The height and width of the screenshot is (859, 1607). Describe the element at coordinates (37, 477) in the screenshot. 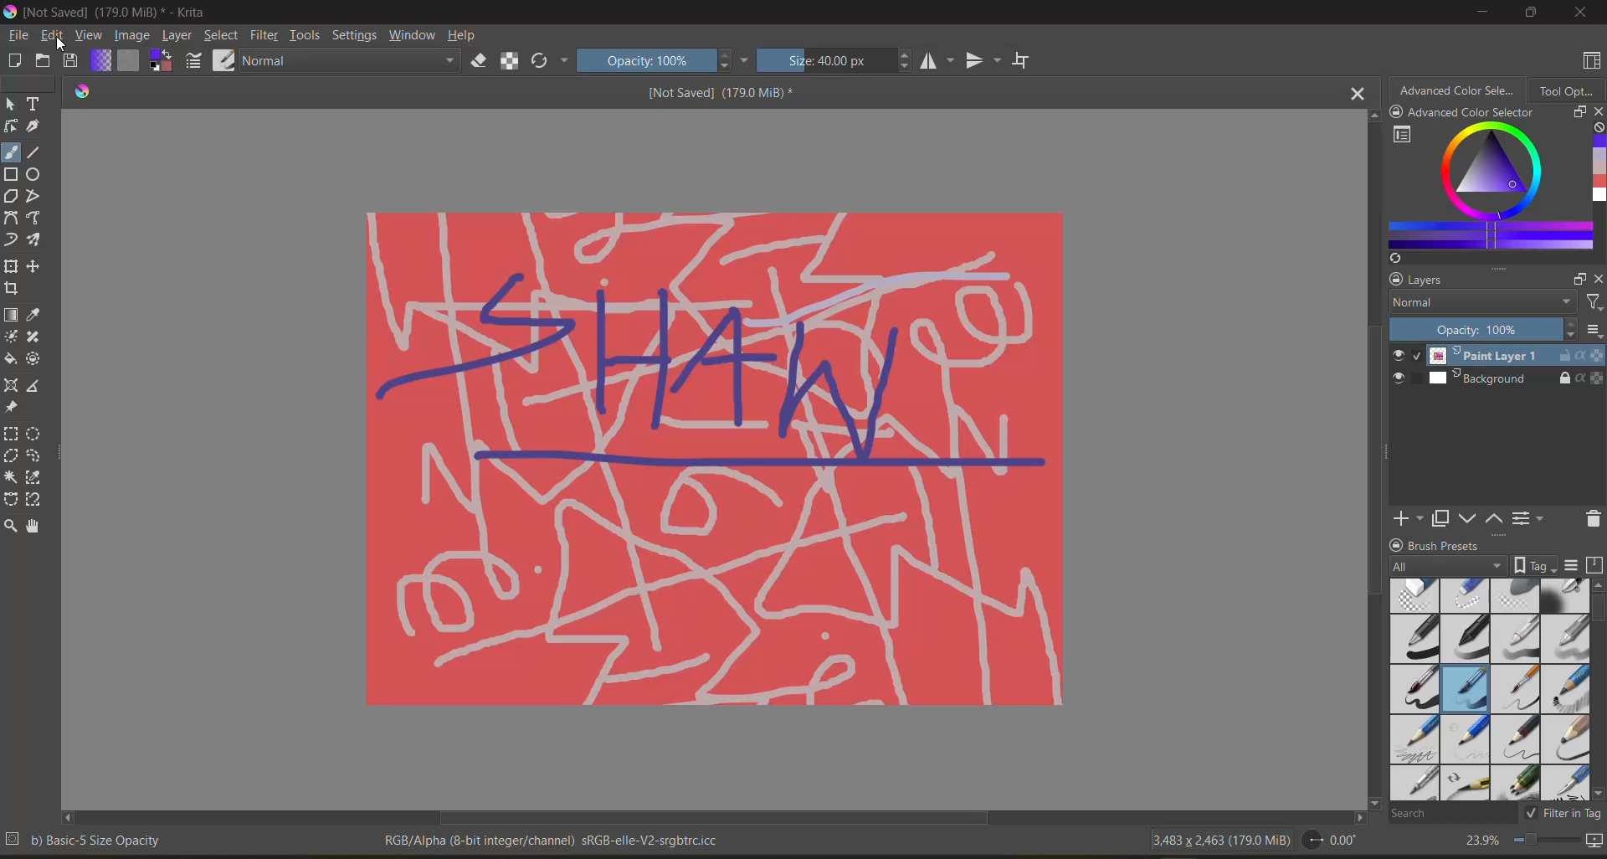

I see `Similar color selection tool` at that location.